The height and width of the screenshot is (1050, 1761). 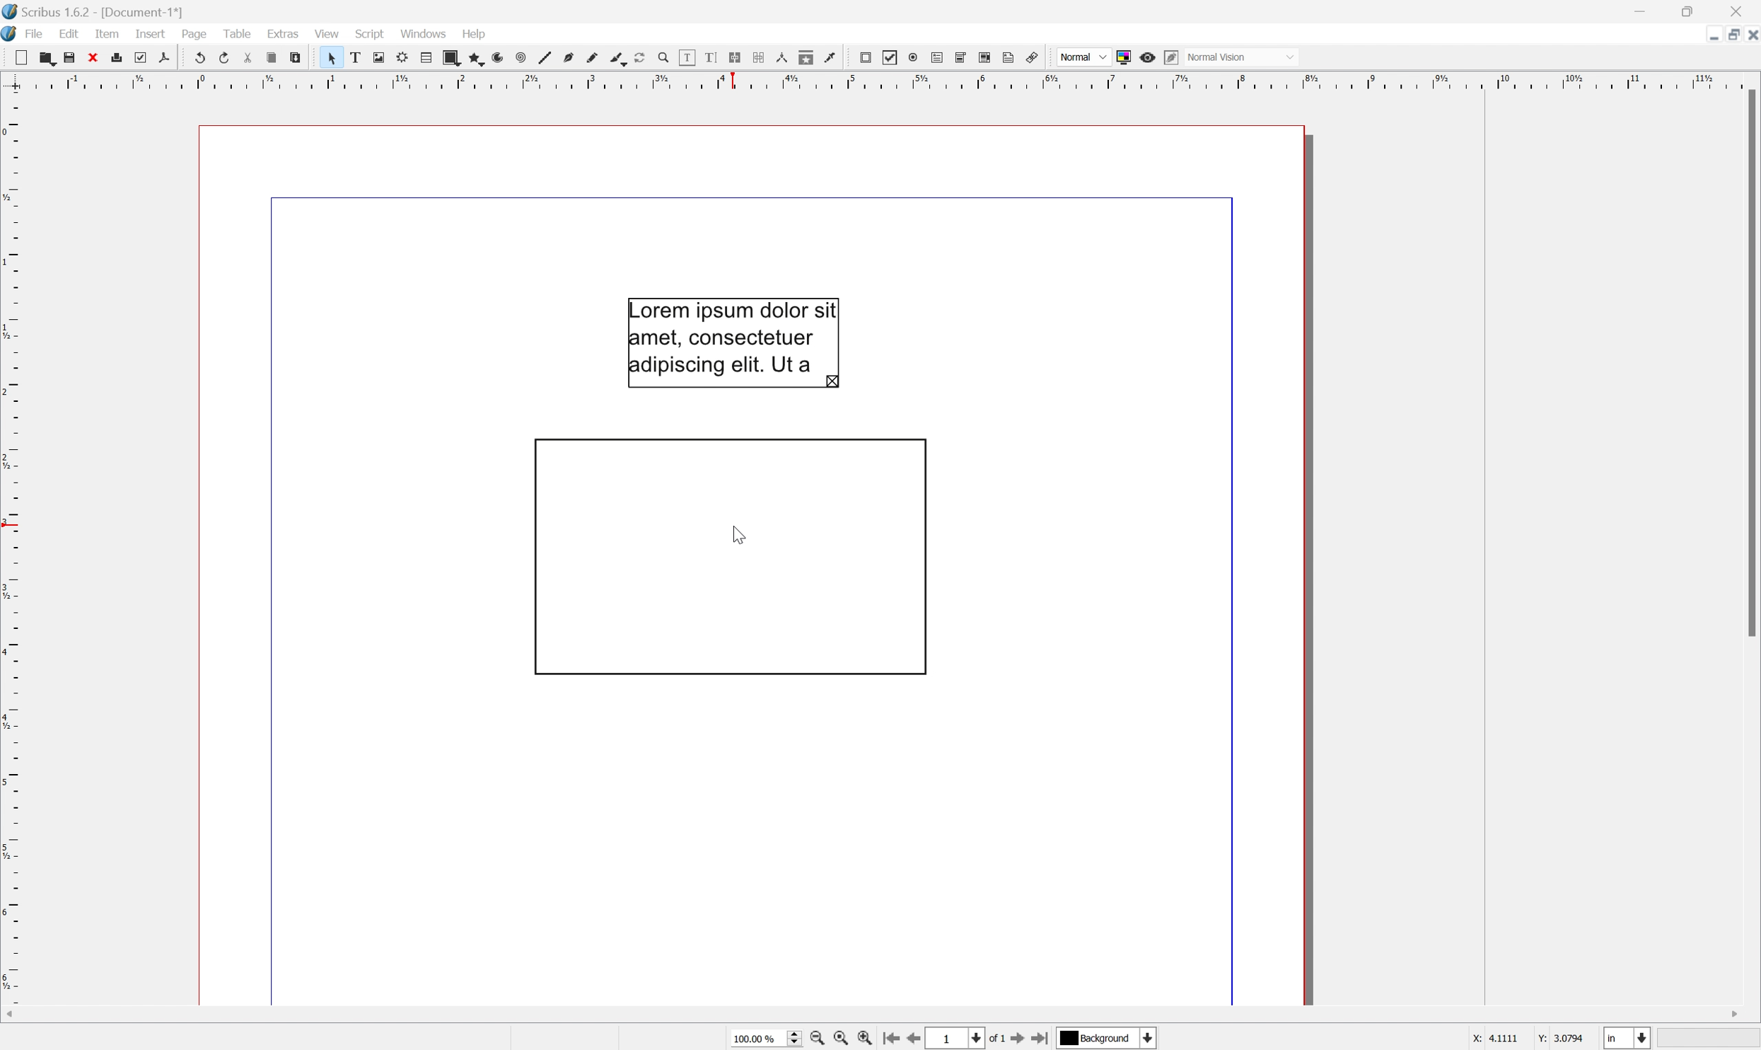 What do you see at coordinates (844, 1039) in the screenshot?
I see `Zoom to 100%` at bounding box center [844, 1039].